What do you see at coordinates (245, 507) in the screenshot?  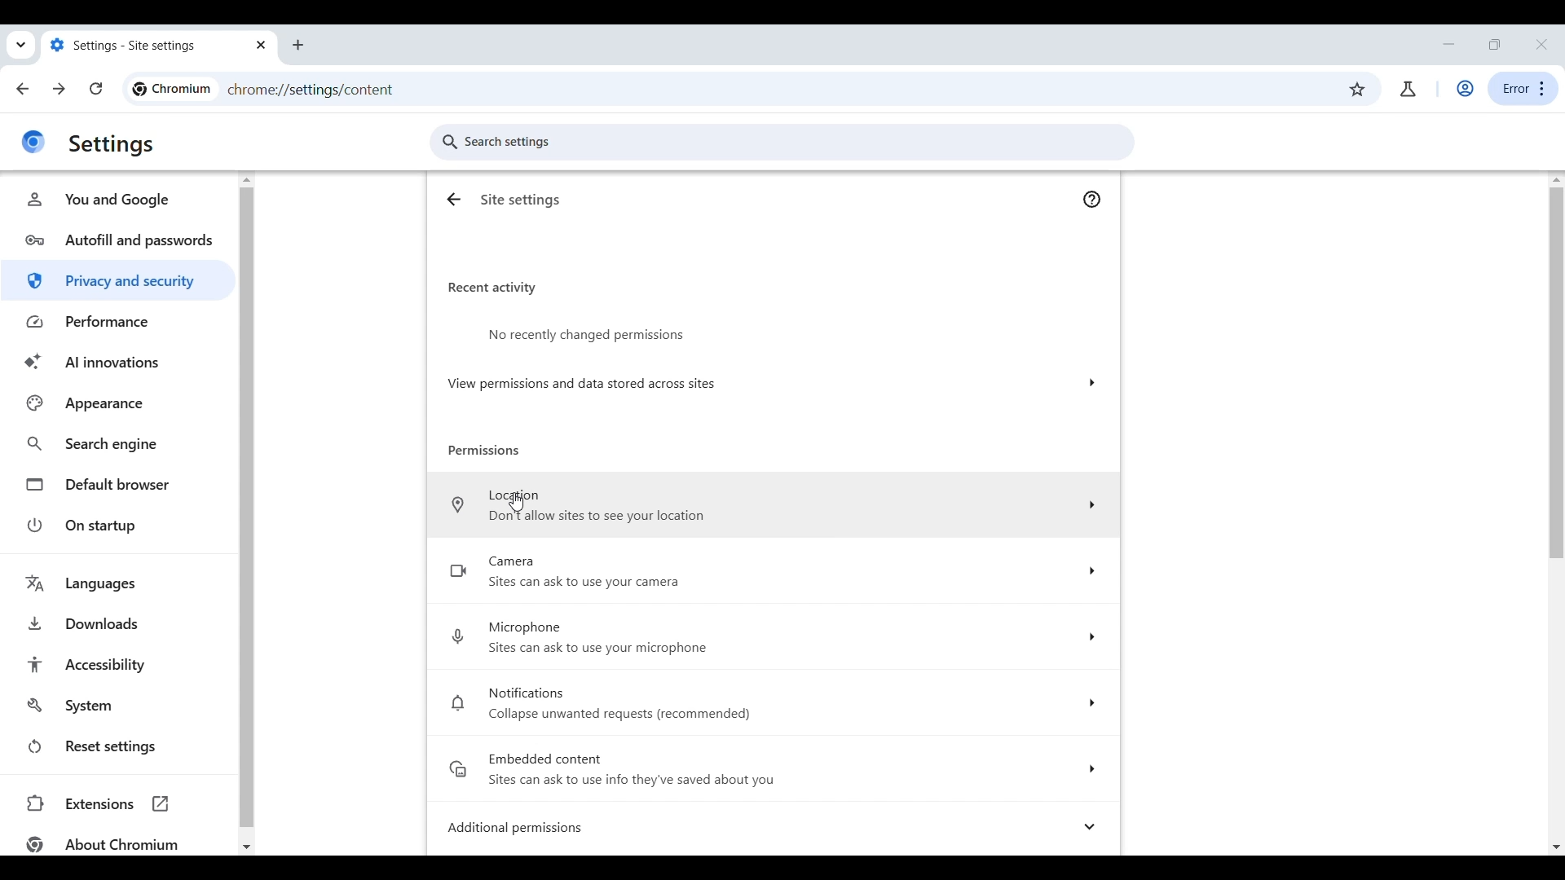 I see `Vertical slide bar` at bounding box center [245, 507].